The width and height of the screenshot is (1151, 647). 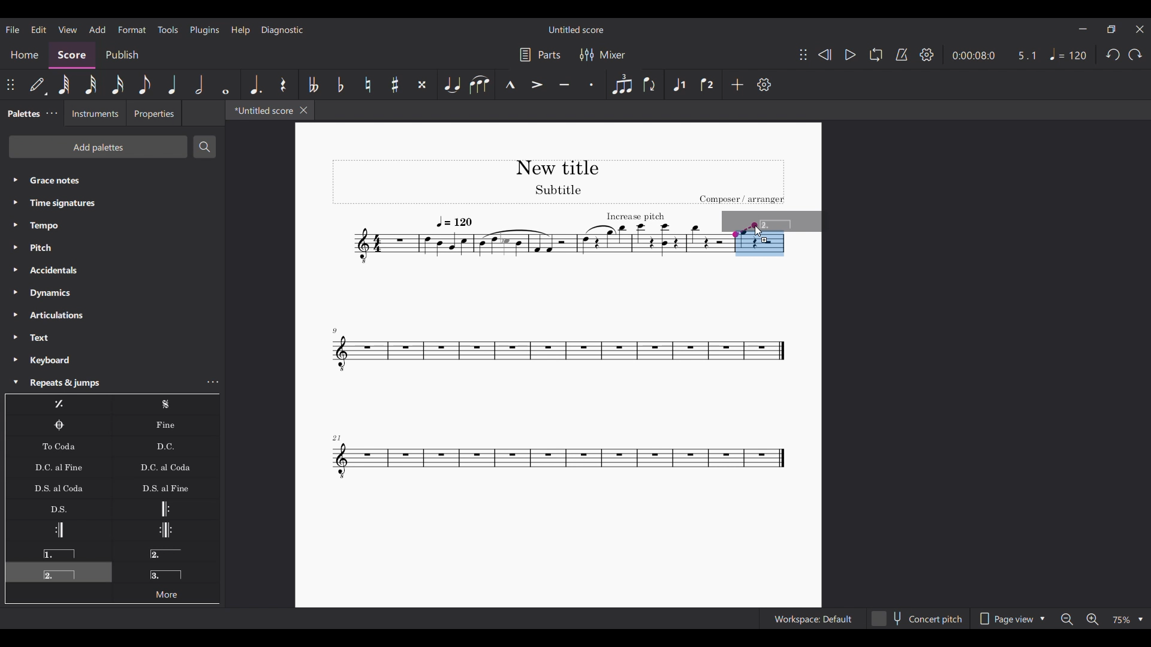 I want to click on Zoom in, so click(x=1092, y=619).